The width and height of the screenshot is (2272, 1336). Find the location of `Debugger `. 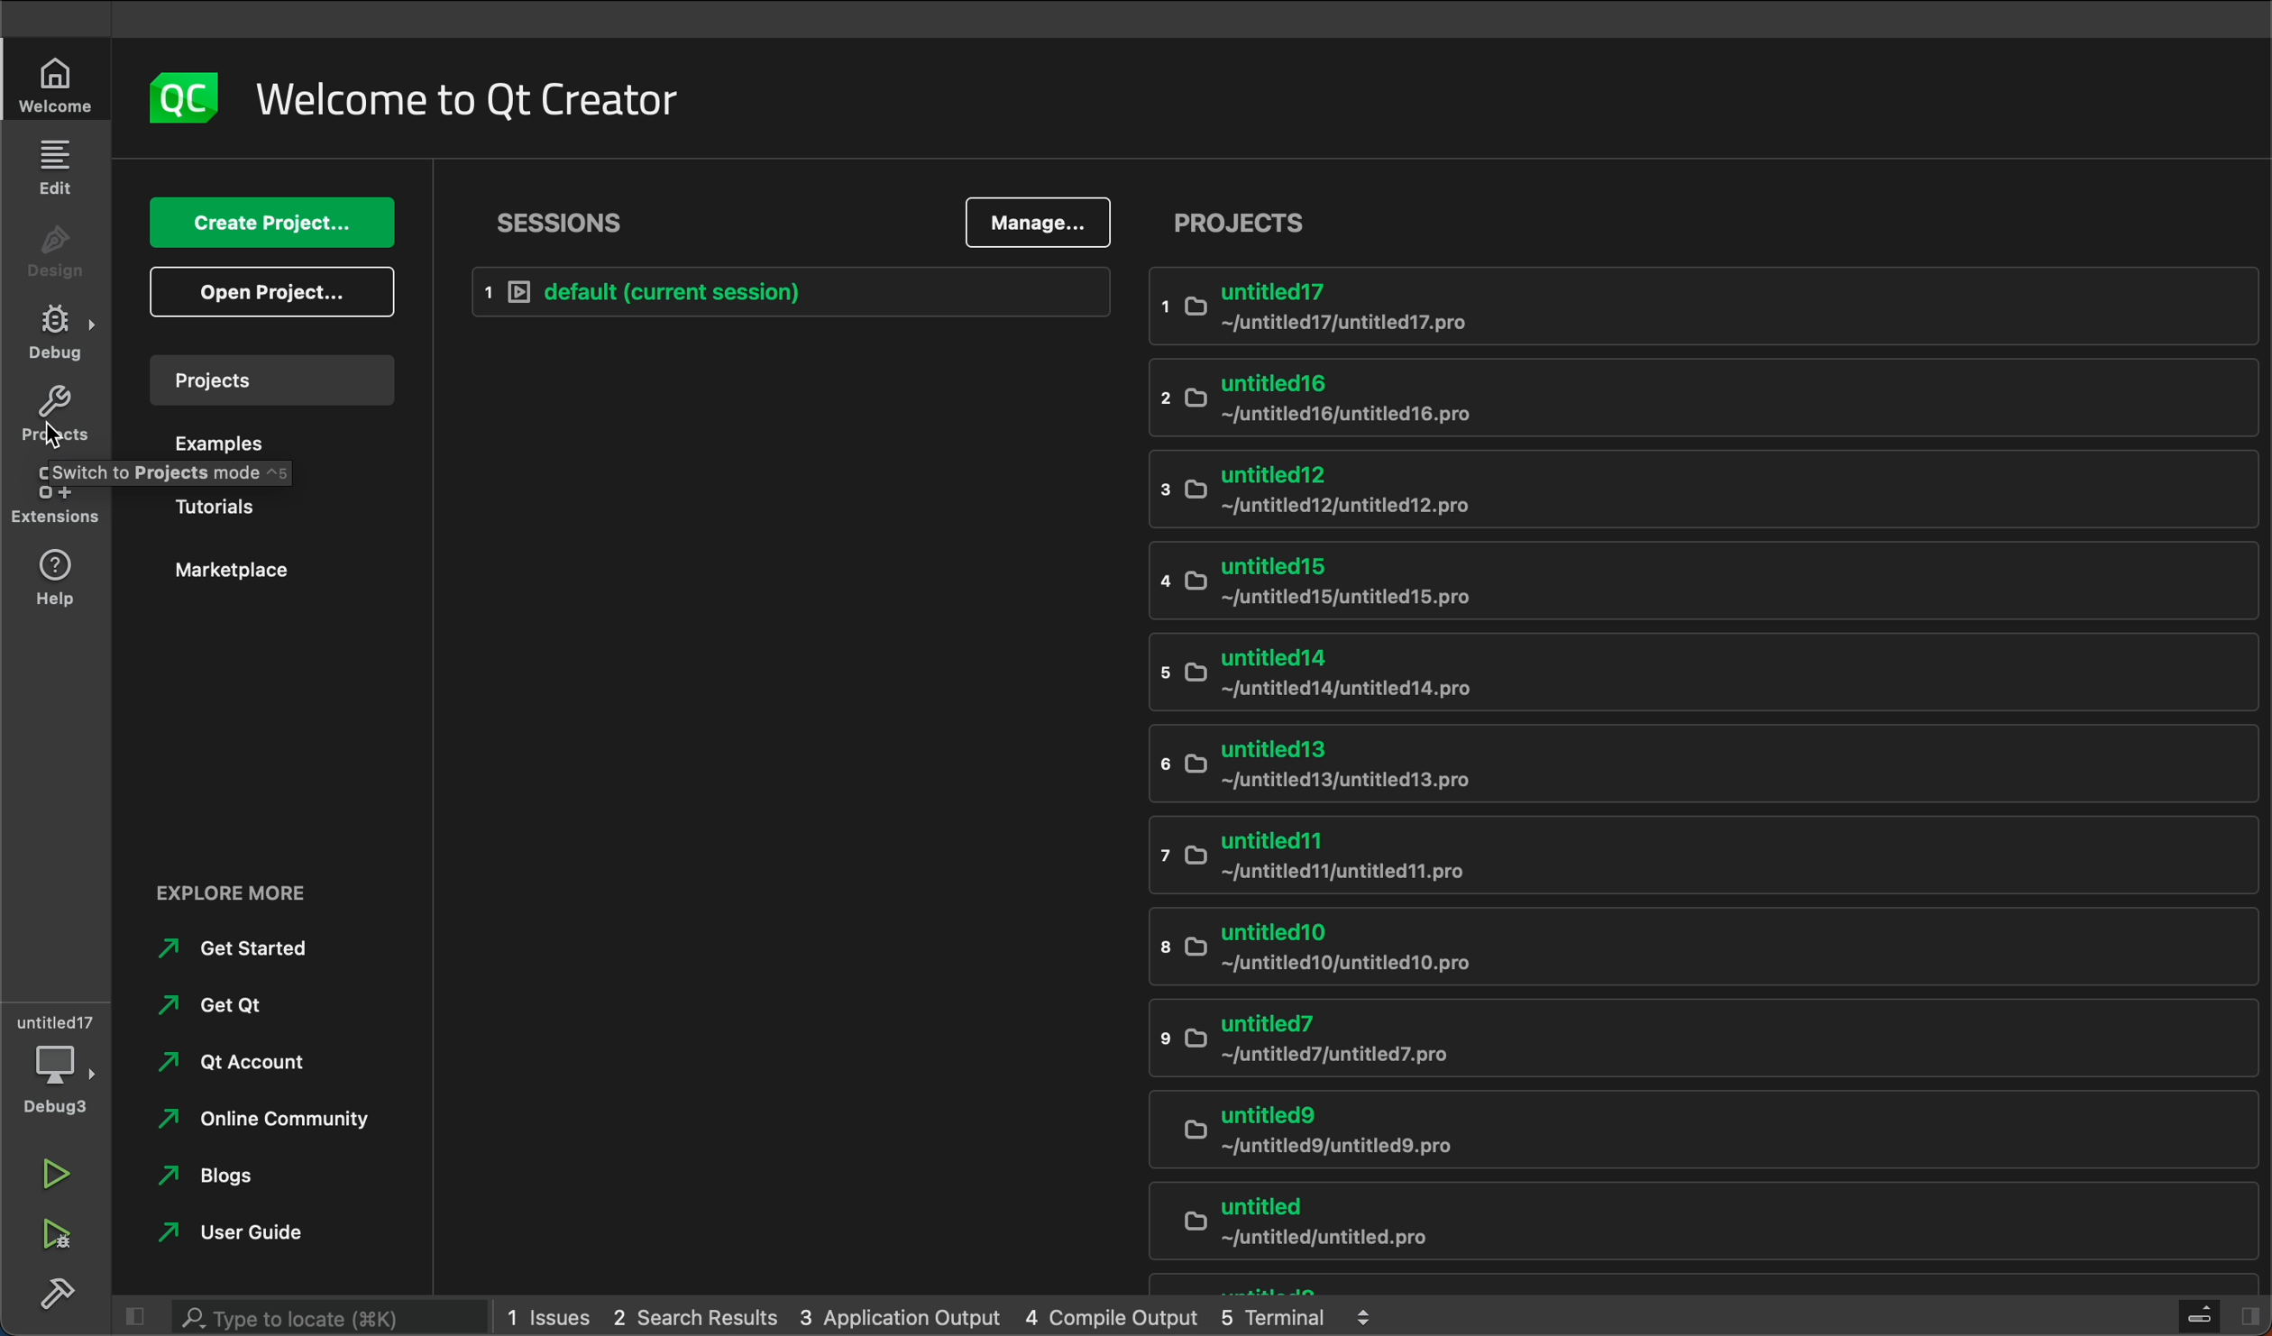

Debugger  is located at coordinates (53, 1060).